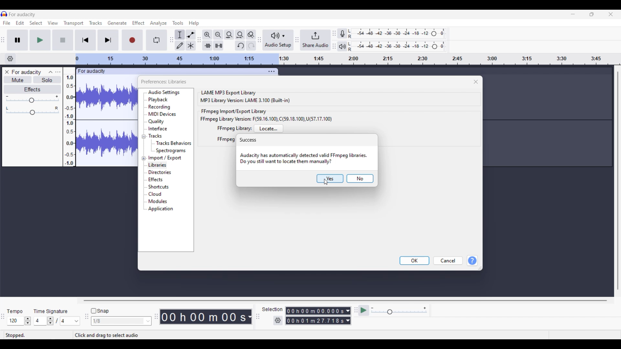  What do you see at coordinates (32, 89) in the screenshot?
I see `Effects` at bounding box center [32, 89].